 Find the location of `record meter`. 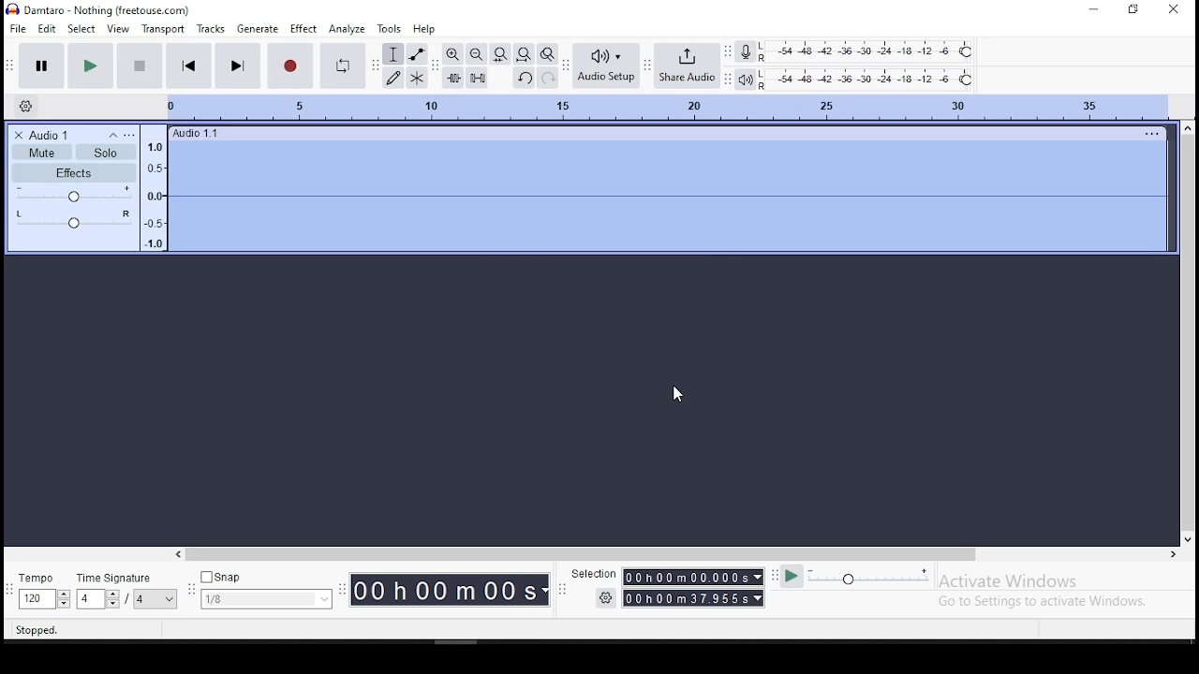

record meter is located at coordinates (746, 52).